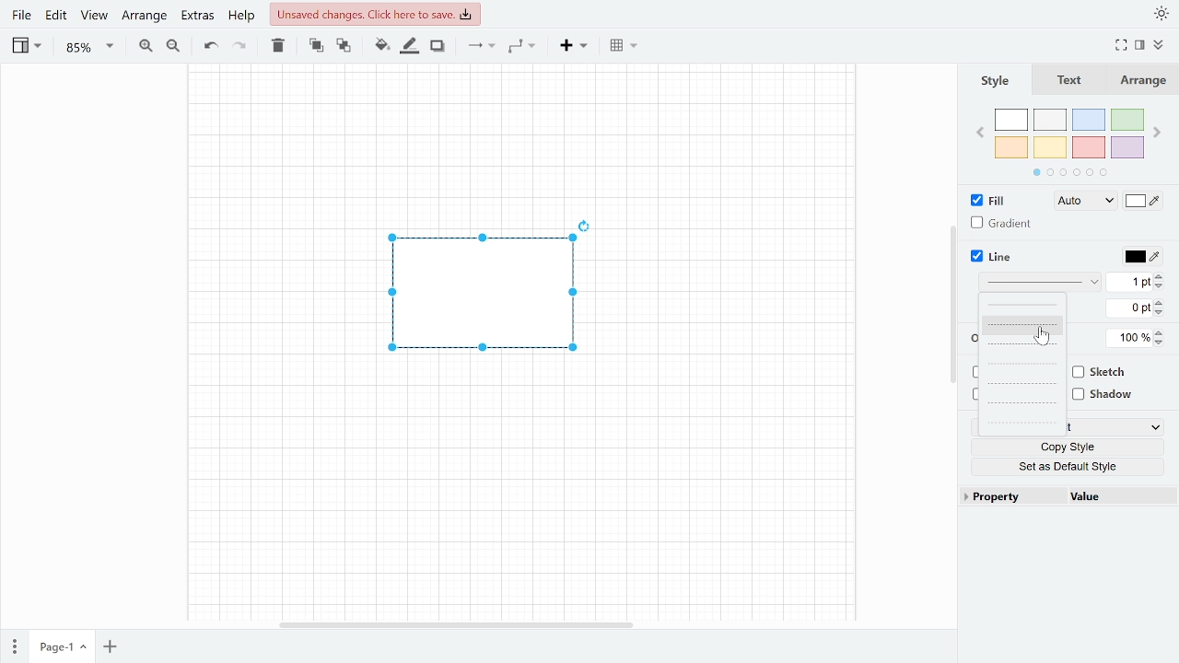  What do you see at coordinates (1108, 394) in the screenshot?
I see `Shadow` at bounding box center [1108, 394].